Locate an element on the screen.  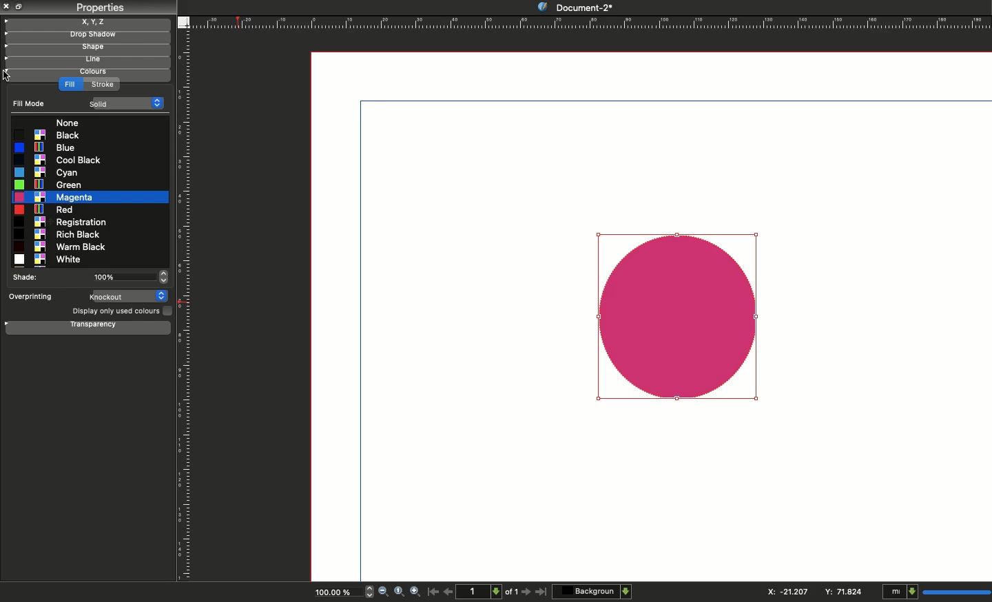
Blue is located at coordinates (89, 148).